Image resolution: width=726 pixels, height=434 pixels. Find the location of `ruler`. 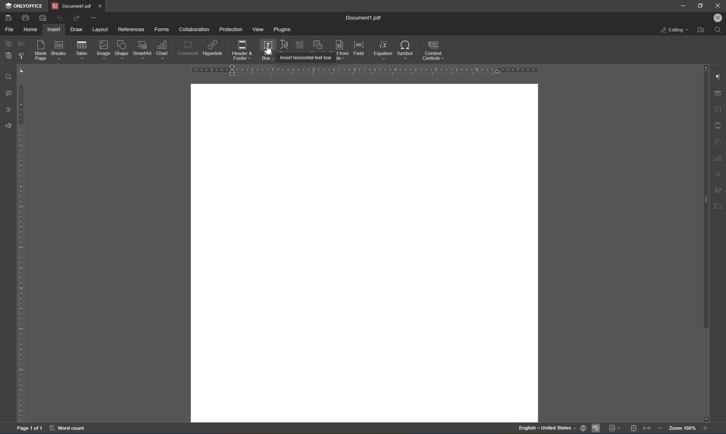

ruler is located at coordinates (363, 70).